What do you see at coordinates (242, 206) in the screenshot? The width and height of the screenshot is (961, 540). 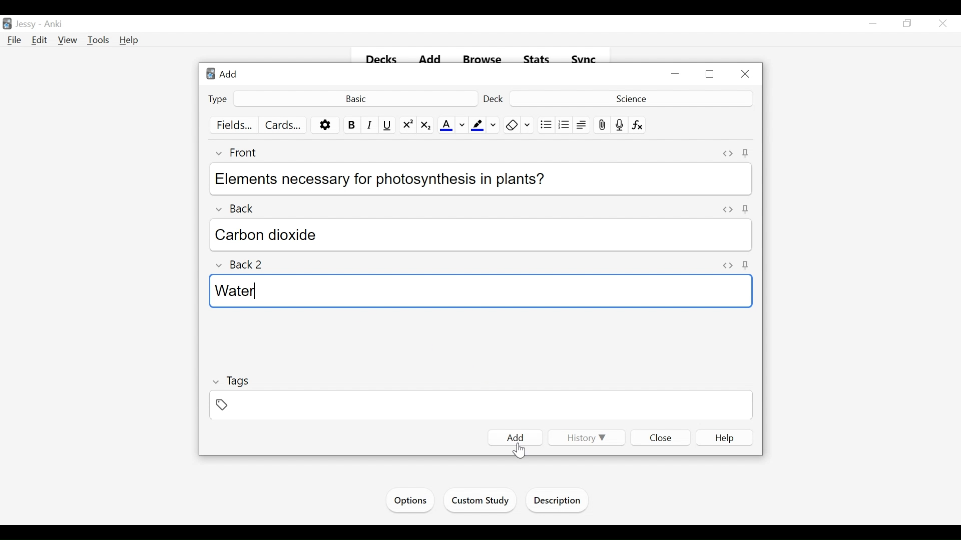 I see `Back` at bounding box center [242, 206].